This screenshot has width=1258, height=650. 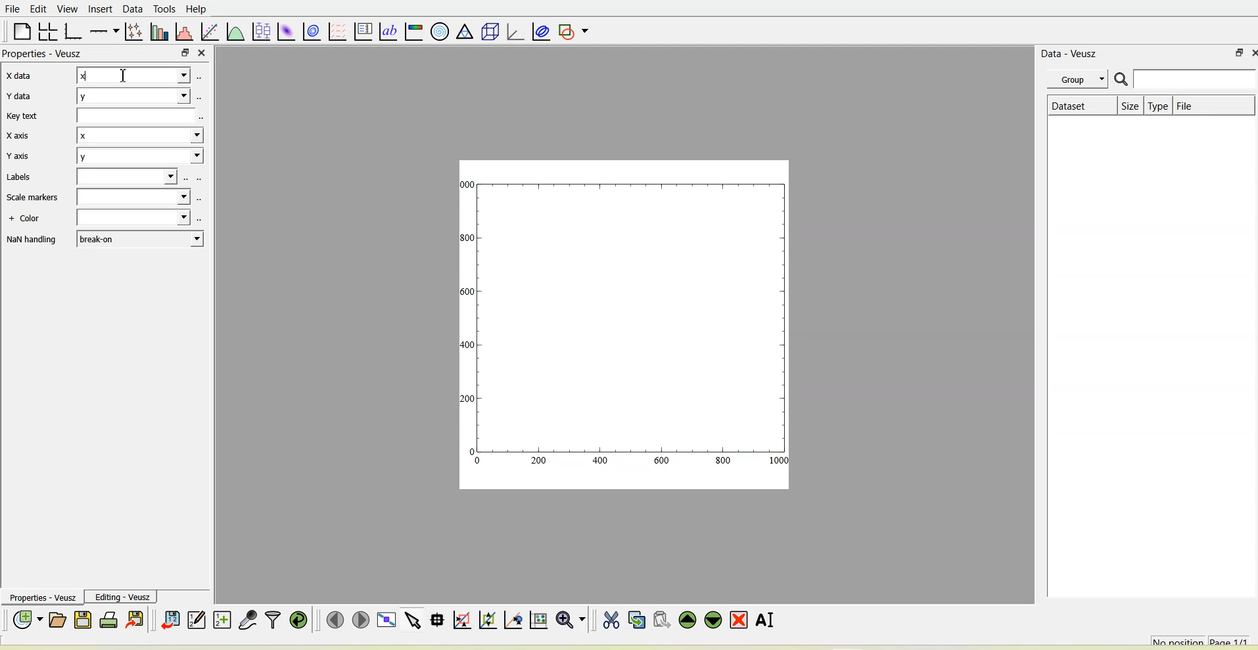 What do you see at coordinates (39, 597) in the screenshot?
I see `Properties - Veusz` at bounding box center [39, 597].